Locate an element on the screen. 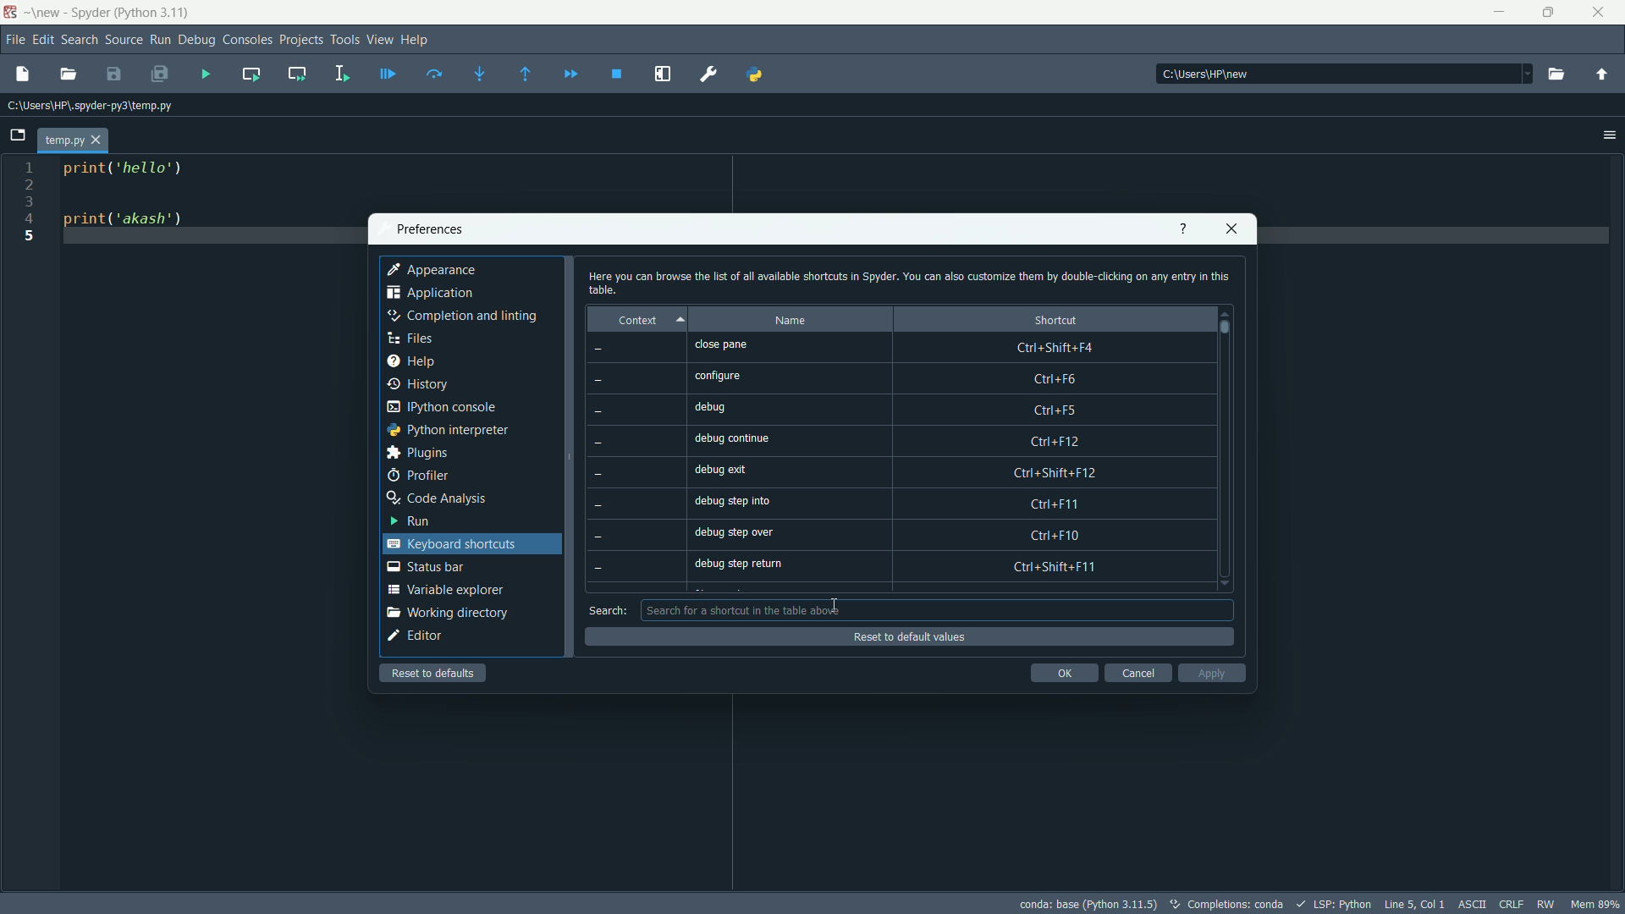  5 is located at coordinates (32, 237).